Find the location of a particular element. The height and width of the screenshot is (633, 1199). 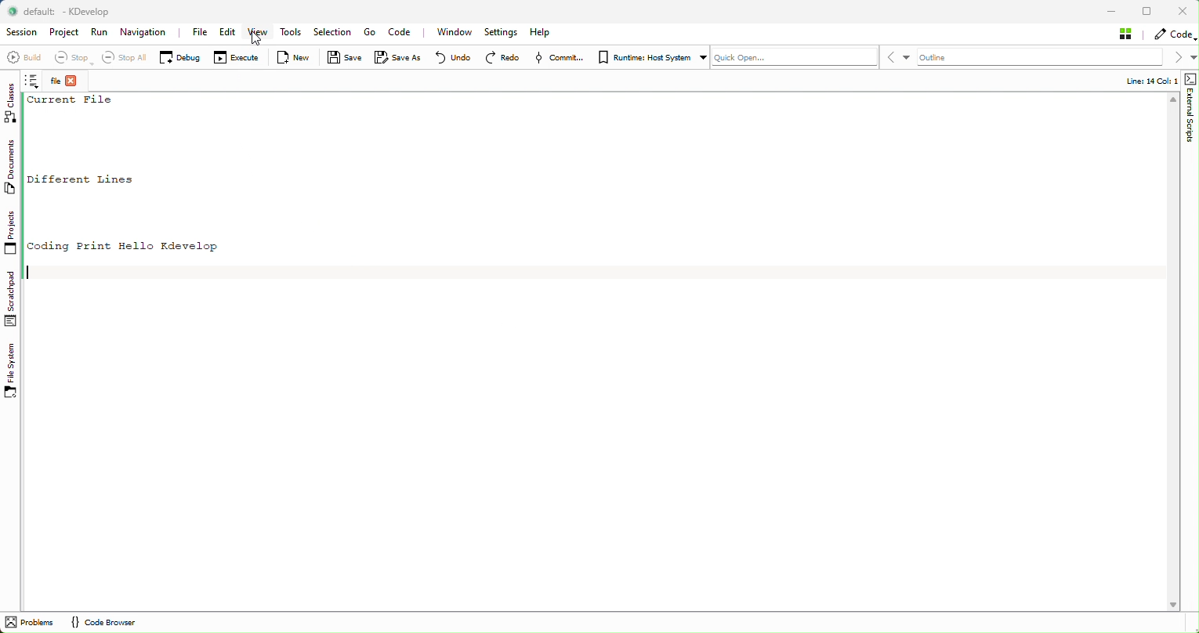

Outline is located at coordinates (954, 57).